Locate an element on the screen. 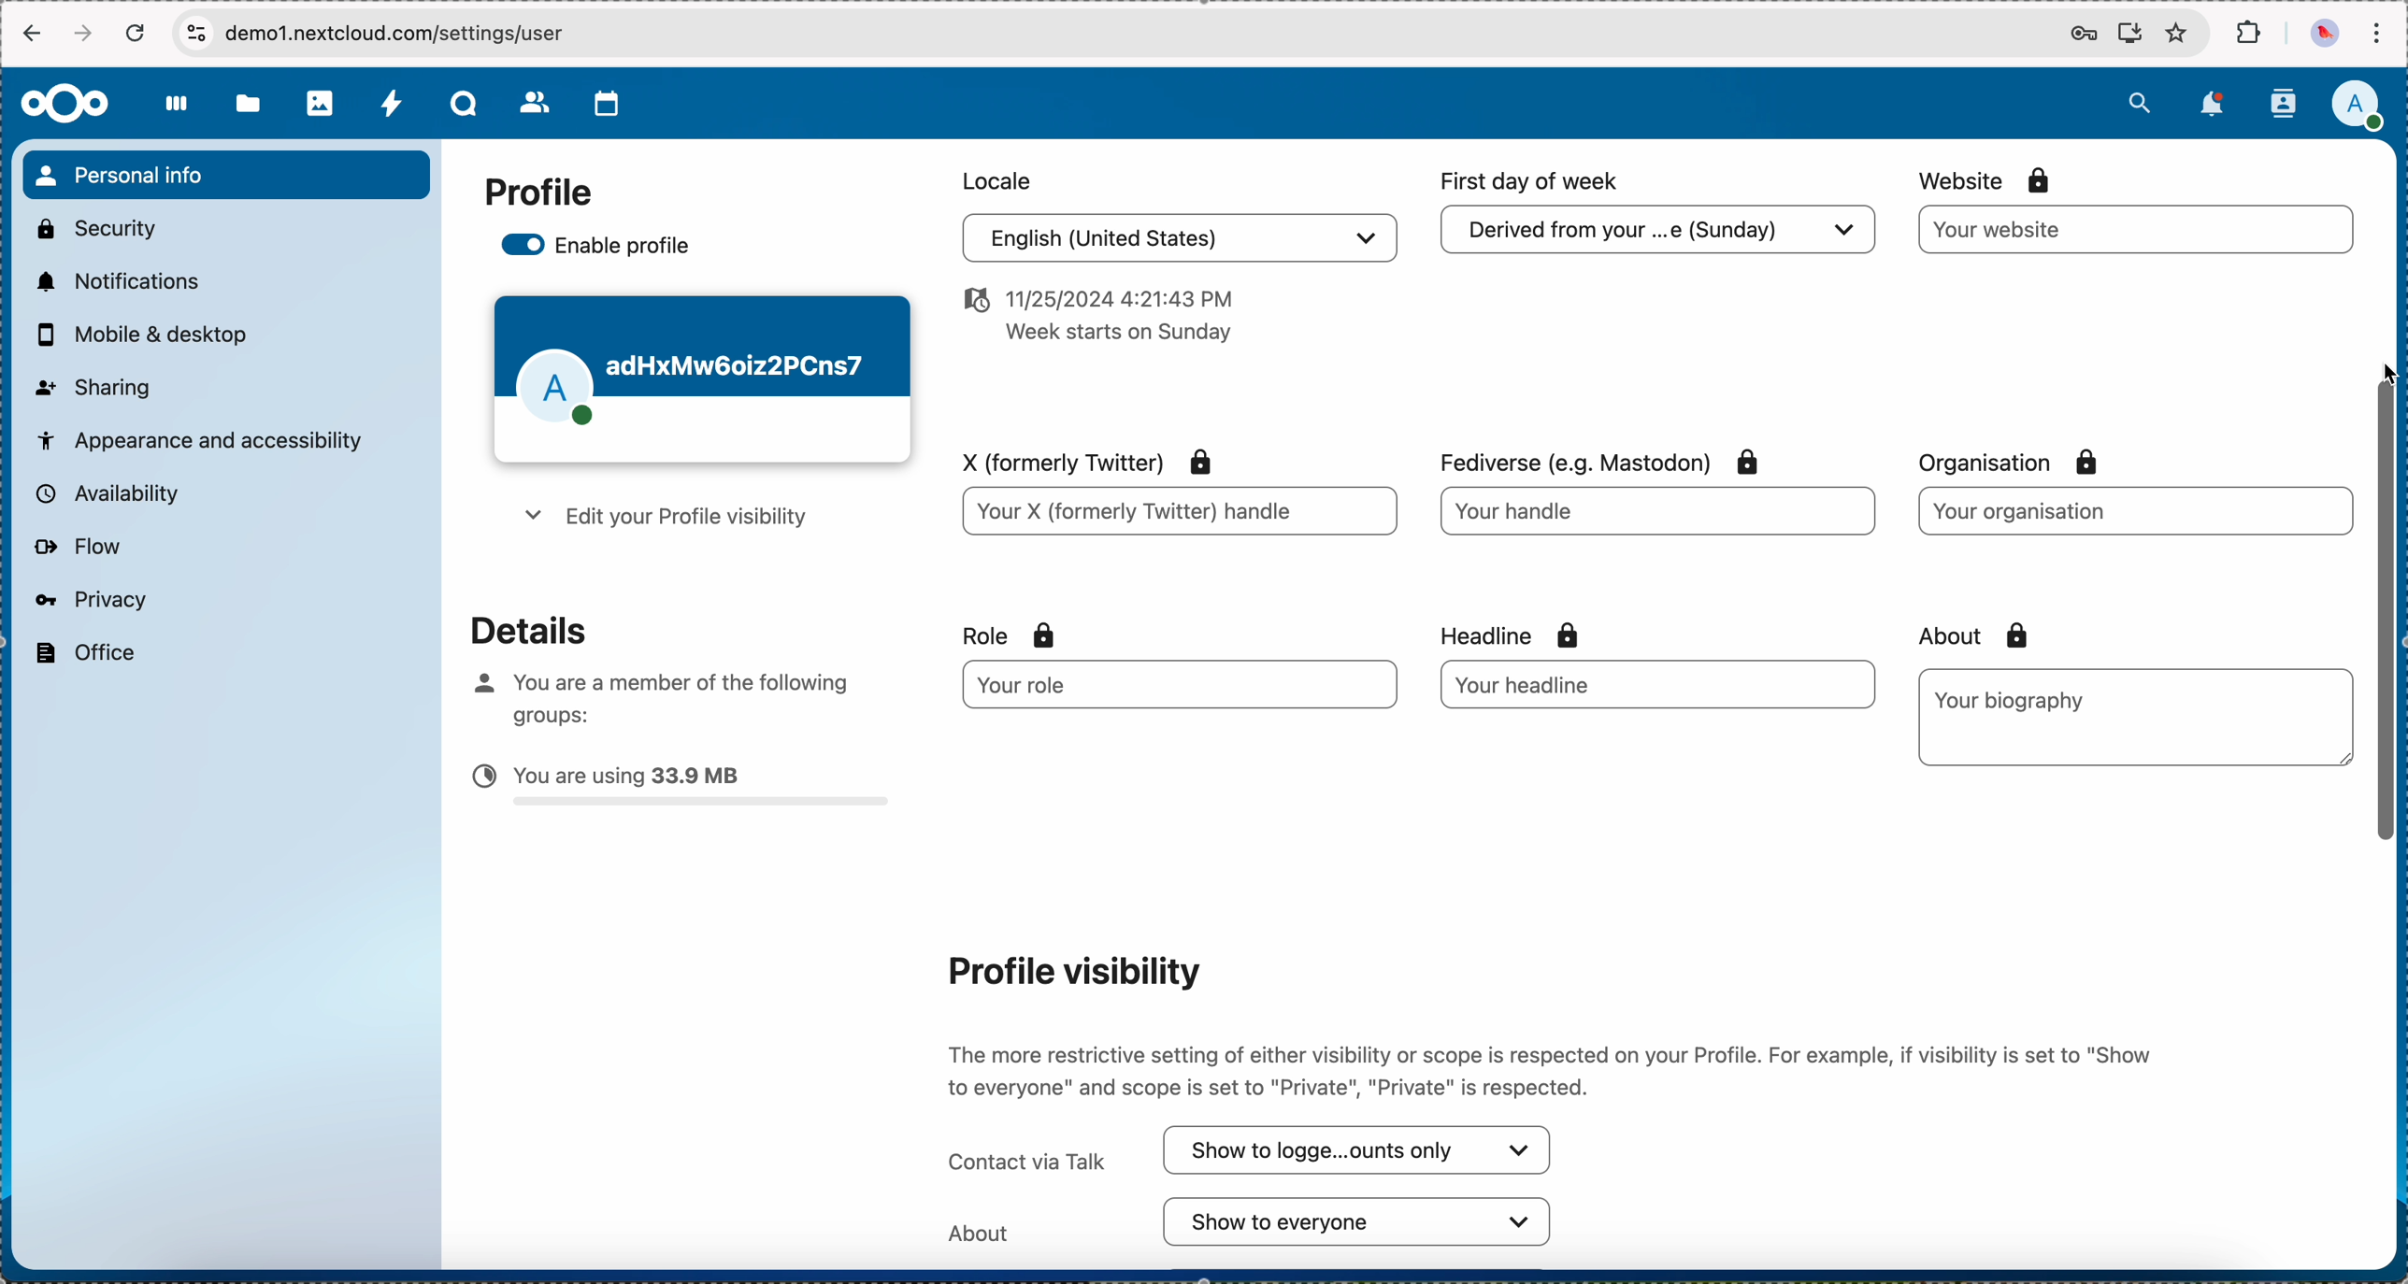 This screenshot has width=2408, height=1284. install Nextcloud is located at coordinates (2130, 36).